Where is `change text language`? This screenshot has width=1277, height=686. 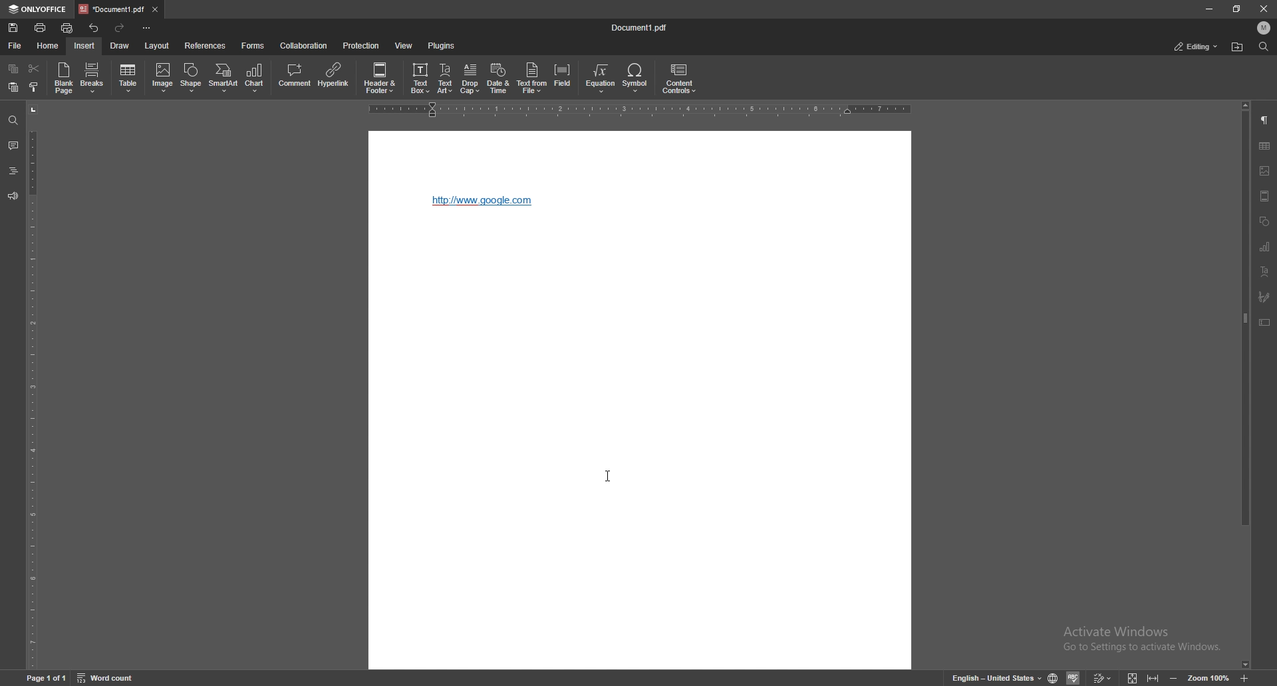 change text language is located at coordinates (997, 677).